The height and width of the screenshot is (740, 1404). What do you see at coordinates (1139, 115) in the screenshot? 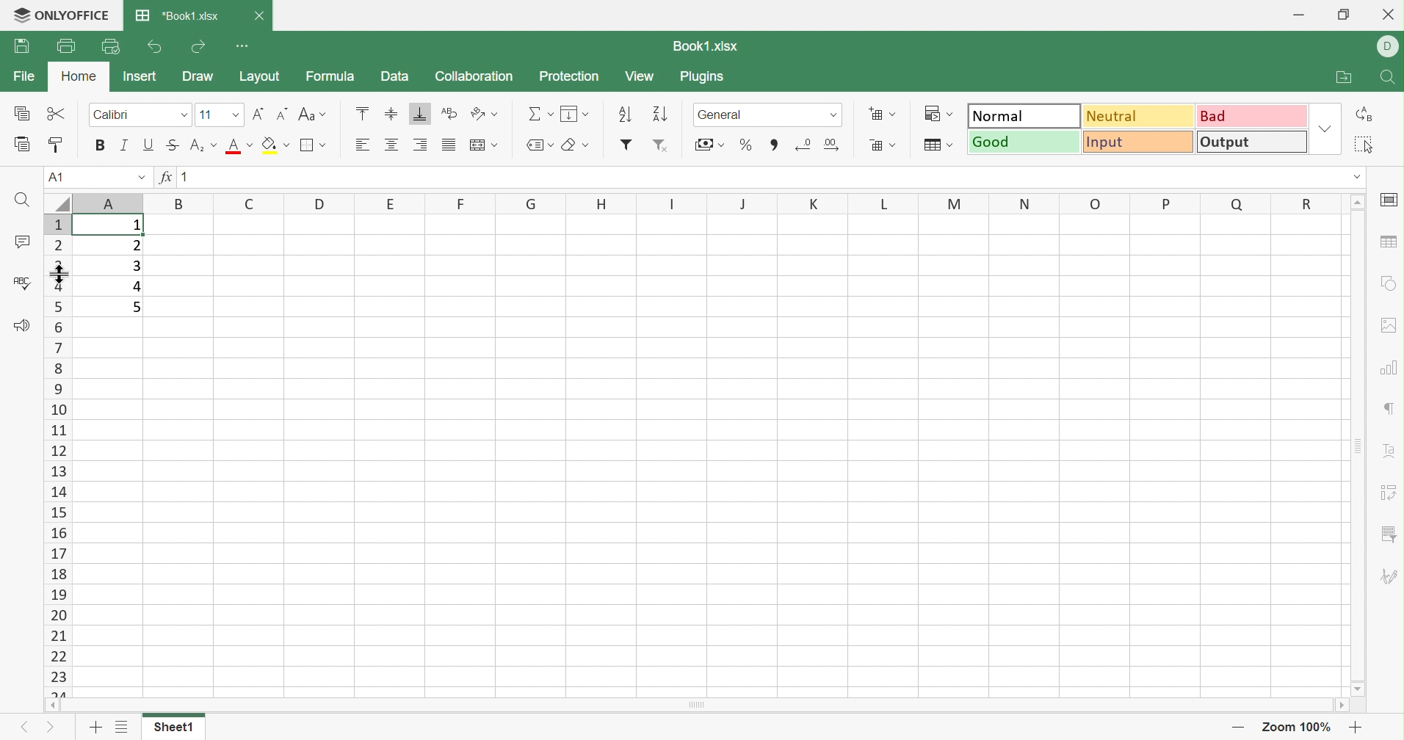
I see `Neutral` at bounding box center [1139, 115].